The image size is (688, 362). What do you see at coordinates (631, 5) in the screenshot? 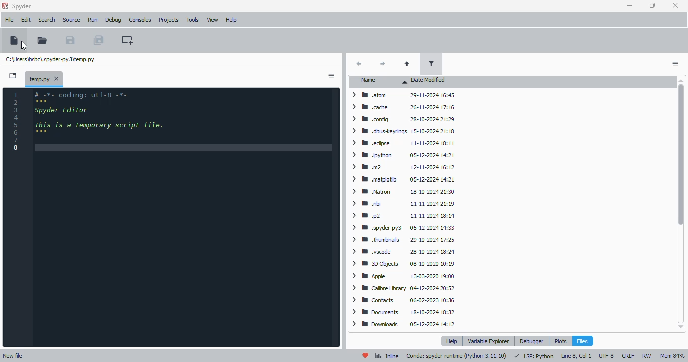
I see `minimize` at bounding box center [631, 5].